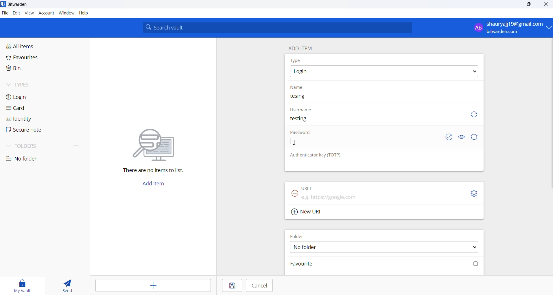 The height and width of the screenshot is (295, 553). I want to click on types, so click(36, 86).